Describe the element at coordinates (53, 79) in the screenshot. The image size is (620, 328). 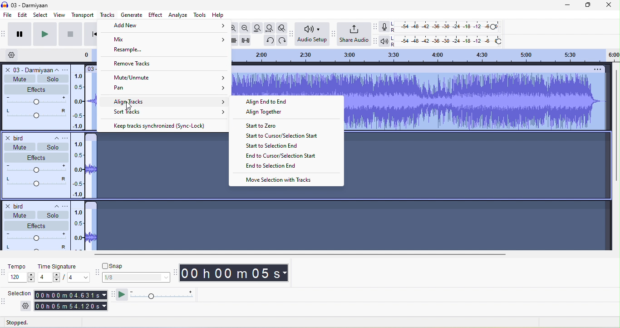
I see `solo` at that location.